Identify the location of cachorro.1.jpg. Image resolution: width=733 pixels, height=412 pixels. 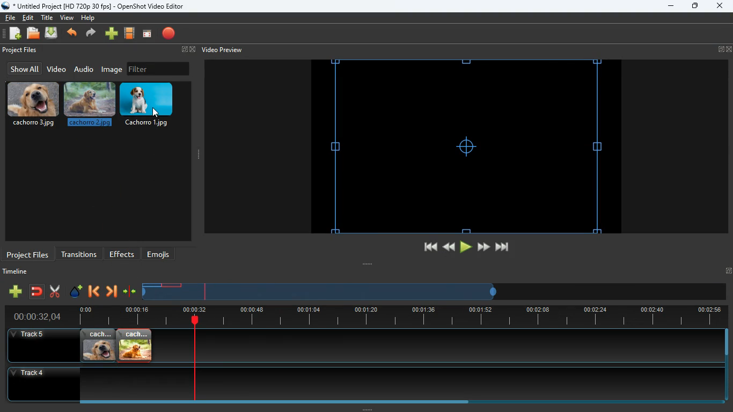
(151, 105).